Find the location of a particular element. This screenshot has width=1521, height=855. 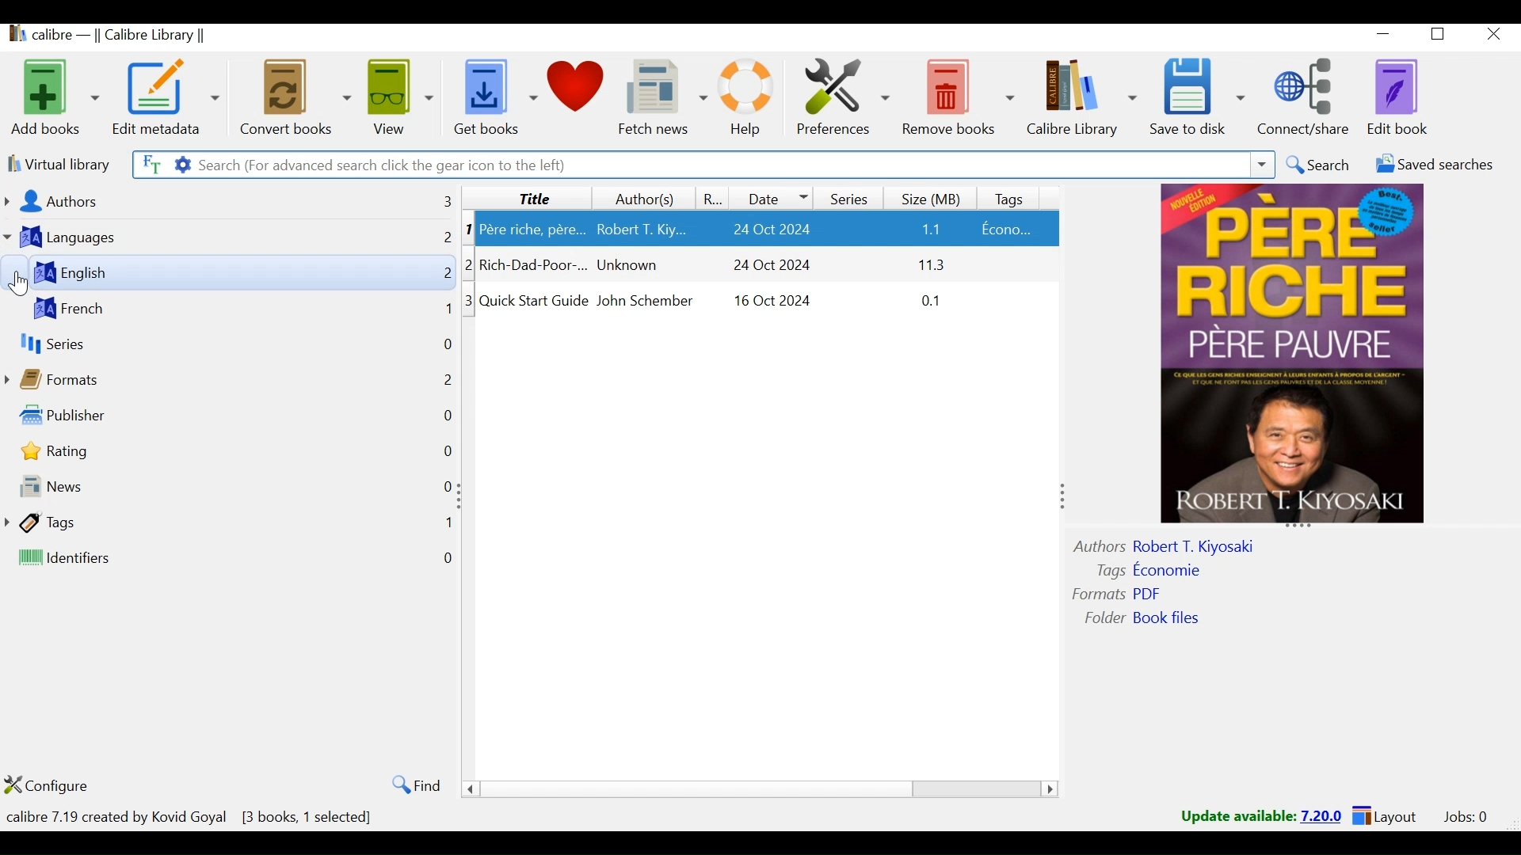

Date is located at coordinates (773, 197).